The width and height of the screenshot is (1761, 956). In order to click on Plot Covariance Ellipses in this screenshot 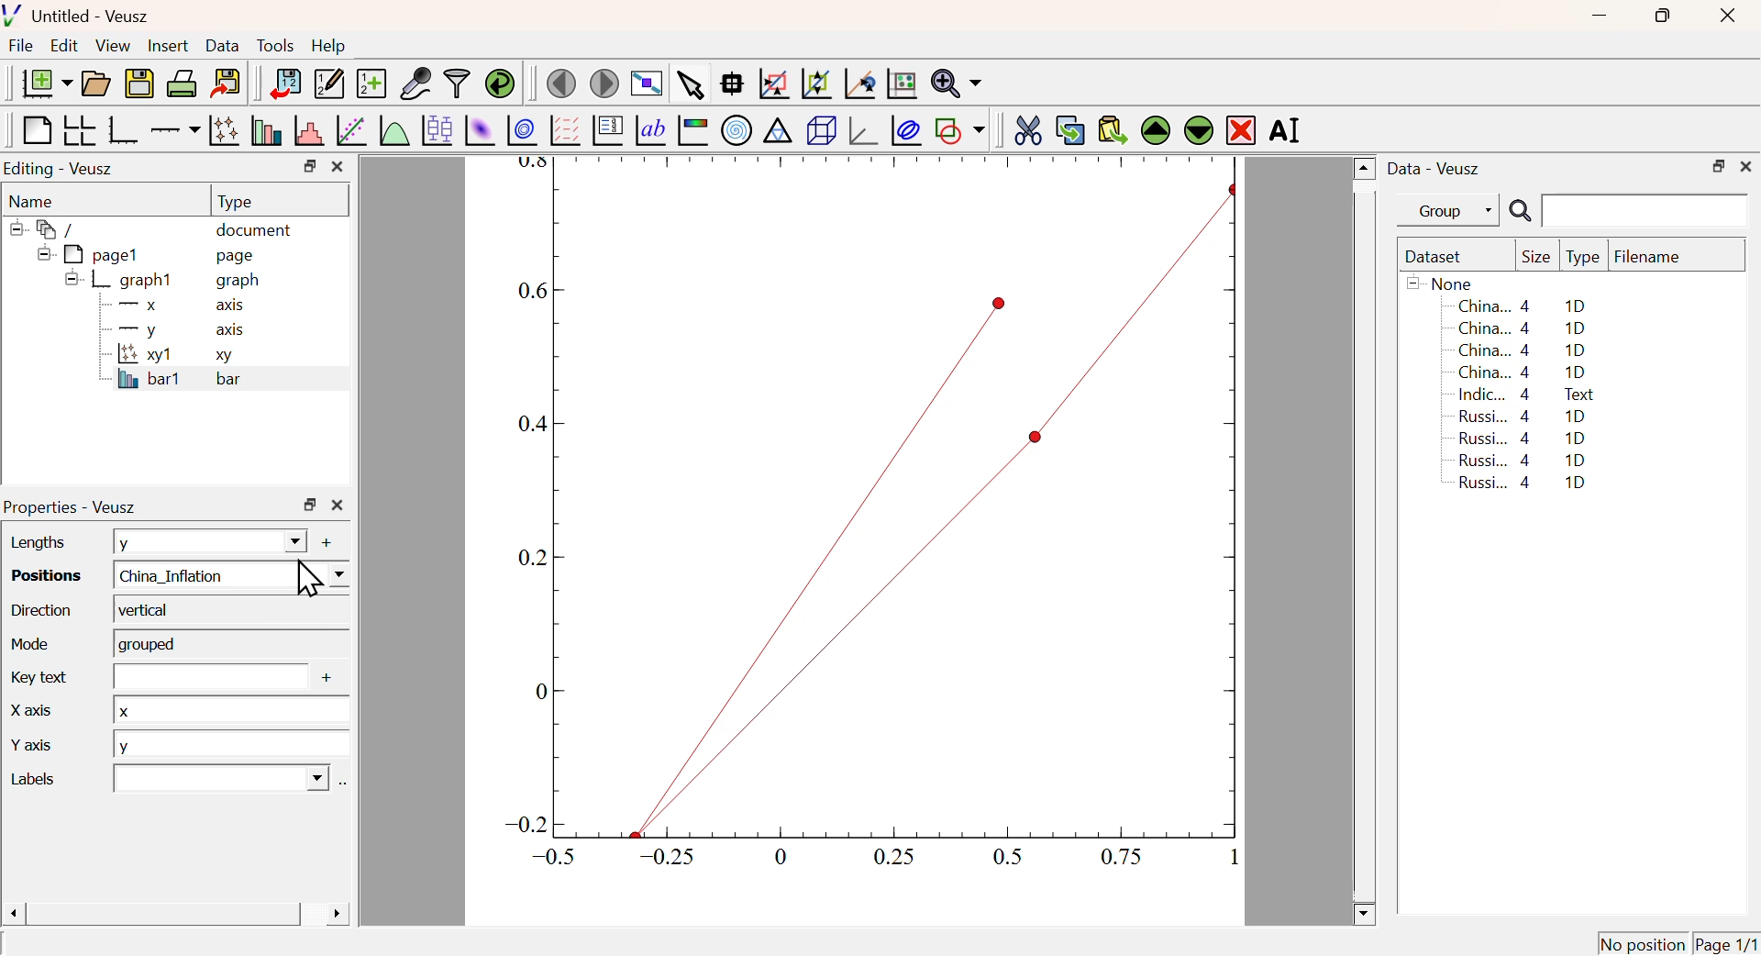, I will do `click(906, 132)`.